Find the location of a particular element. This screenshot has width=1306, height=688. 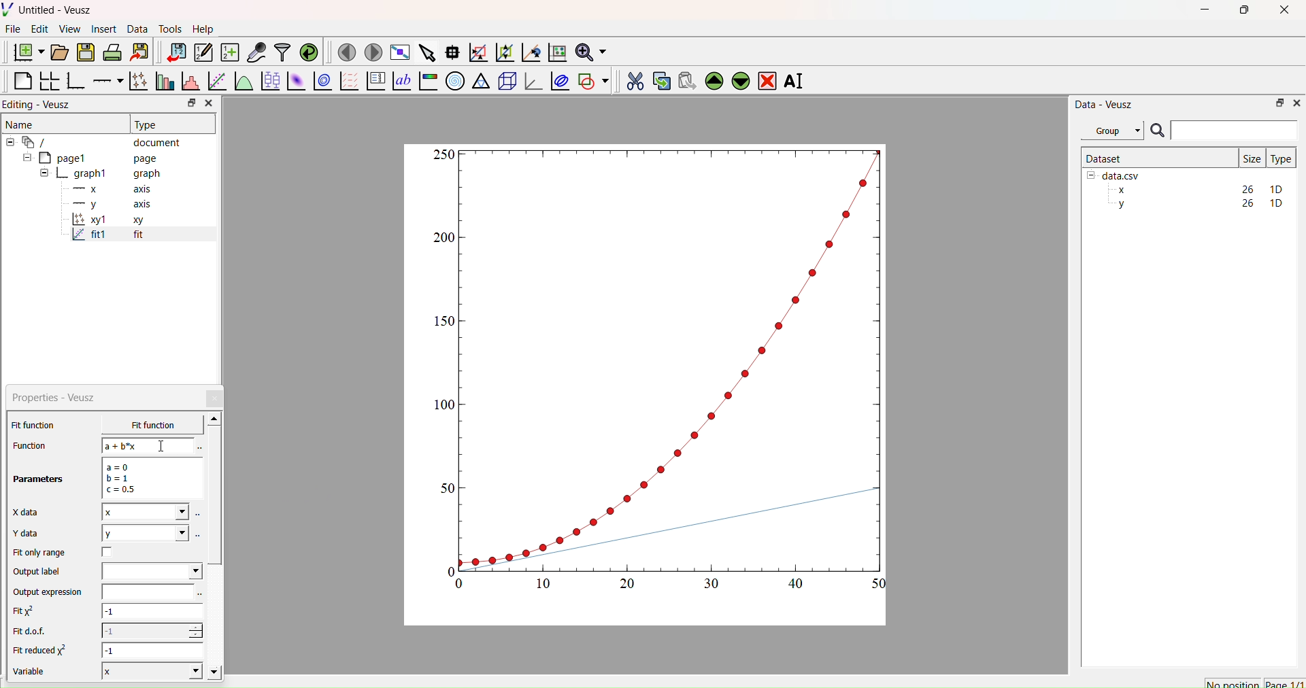

Fit a function to data is located at coordinates (216, 82).